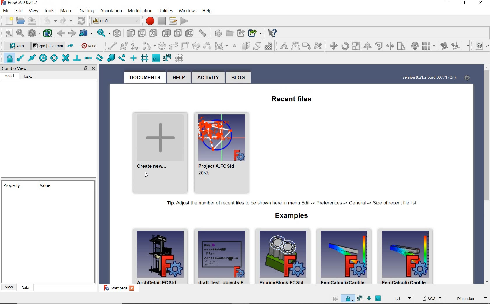 Image resolution: width=490 pixels, height=304 pixels. What do you see at coordinates (390, 46) in the screenshot?
I see `trimex` at bounding box center [390, 46].